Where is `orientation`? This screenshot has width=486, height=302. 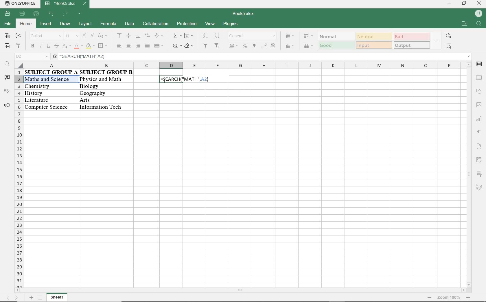 orientation is located at coordinates (159, 36).